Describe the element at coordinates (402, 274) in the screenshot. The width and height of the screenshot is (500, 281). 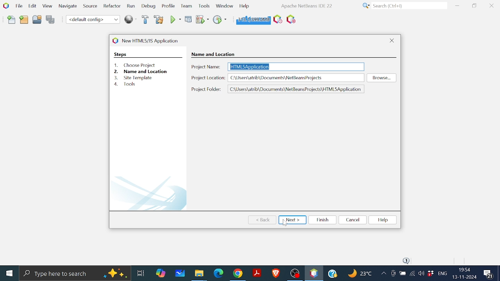
I see `Bettery` at that location.